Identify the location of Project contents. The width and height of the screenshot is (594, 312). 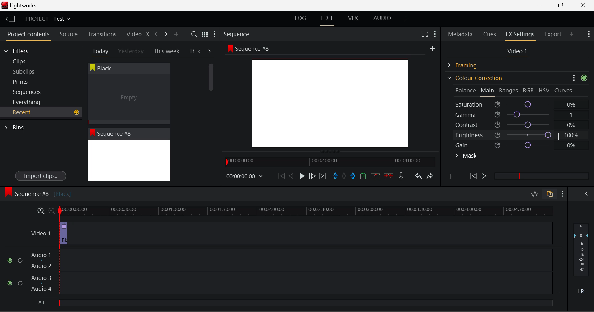
(28, 36).